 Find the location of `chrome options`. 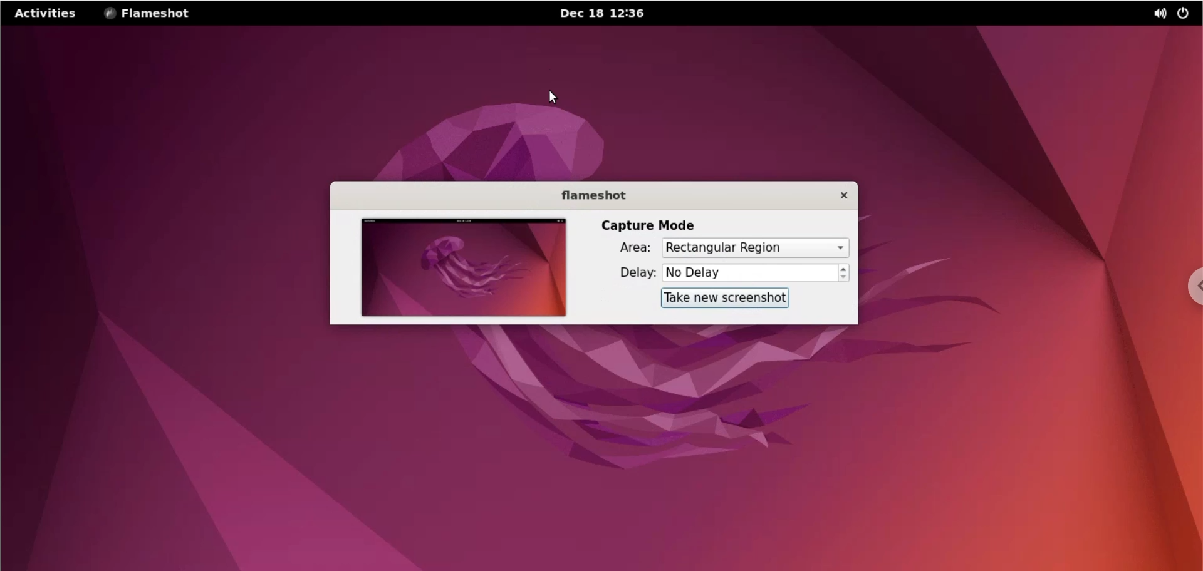

chrome options is located at coordinates (1184, 282).